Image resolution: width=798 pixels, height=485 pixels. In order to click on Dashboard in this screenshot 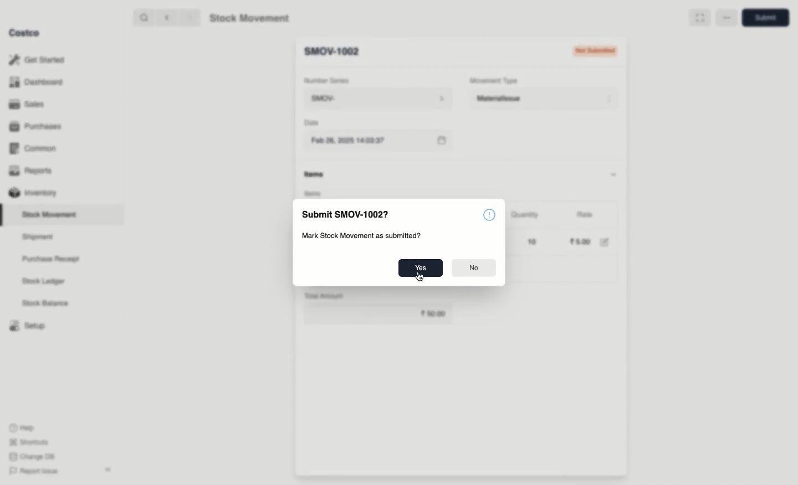, I will do `click(37, 83)`.